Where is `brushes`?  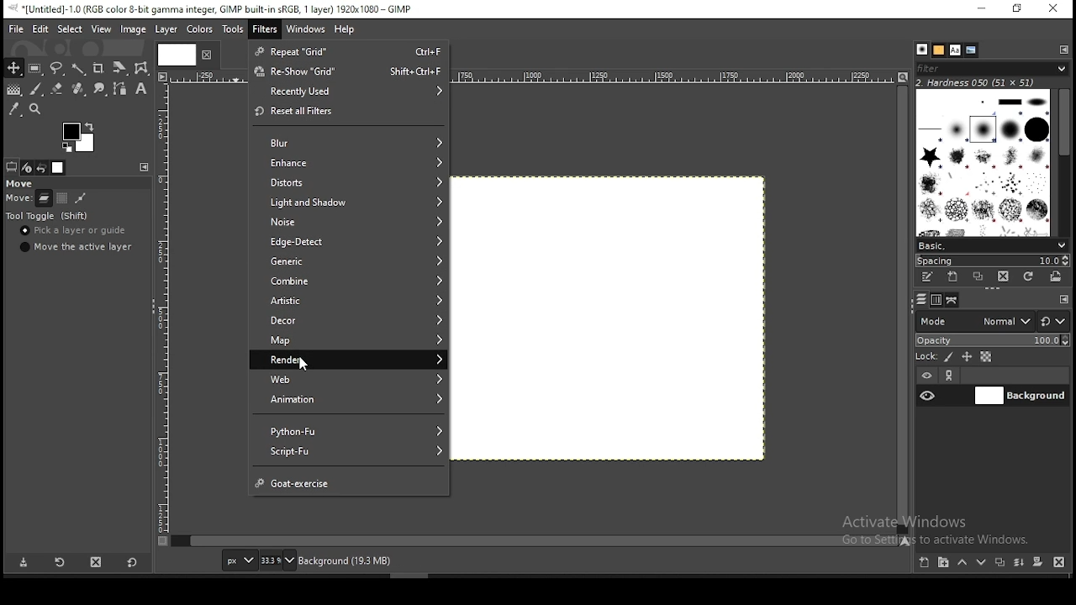
brushes is located at coordinates (982, 163).